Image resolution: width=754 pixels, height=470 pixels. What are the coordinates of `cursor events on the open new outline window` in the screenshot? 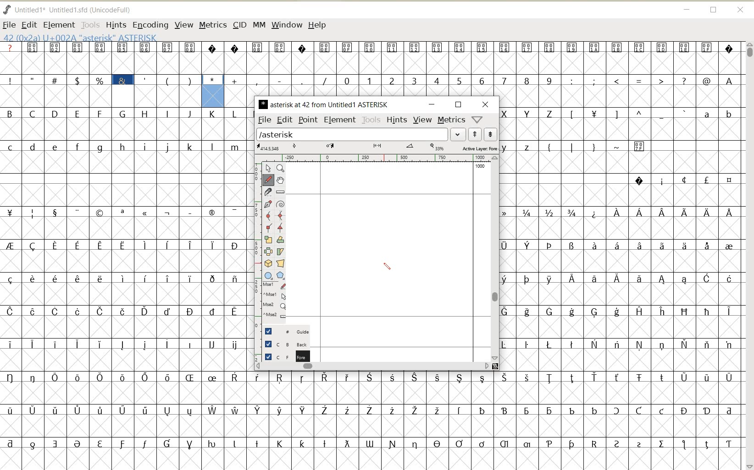 It's located at (275, 302).